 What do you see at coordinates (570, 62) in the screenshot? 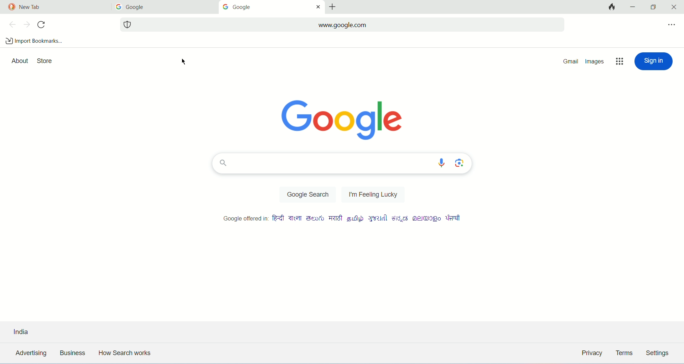
I see `gmail` at bounding box center [570, 62].